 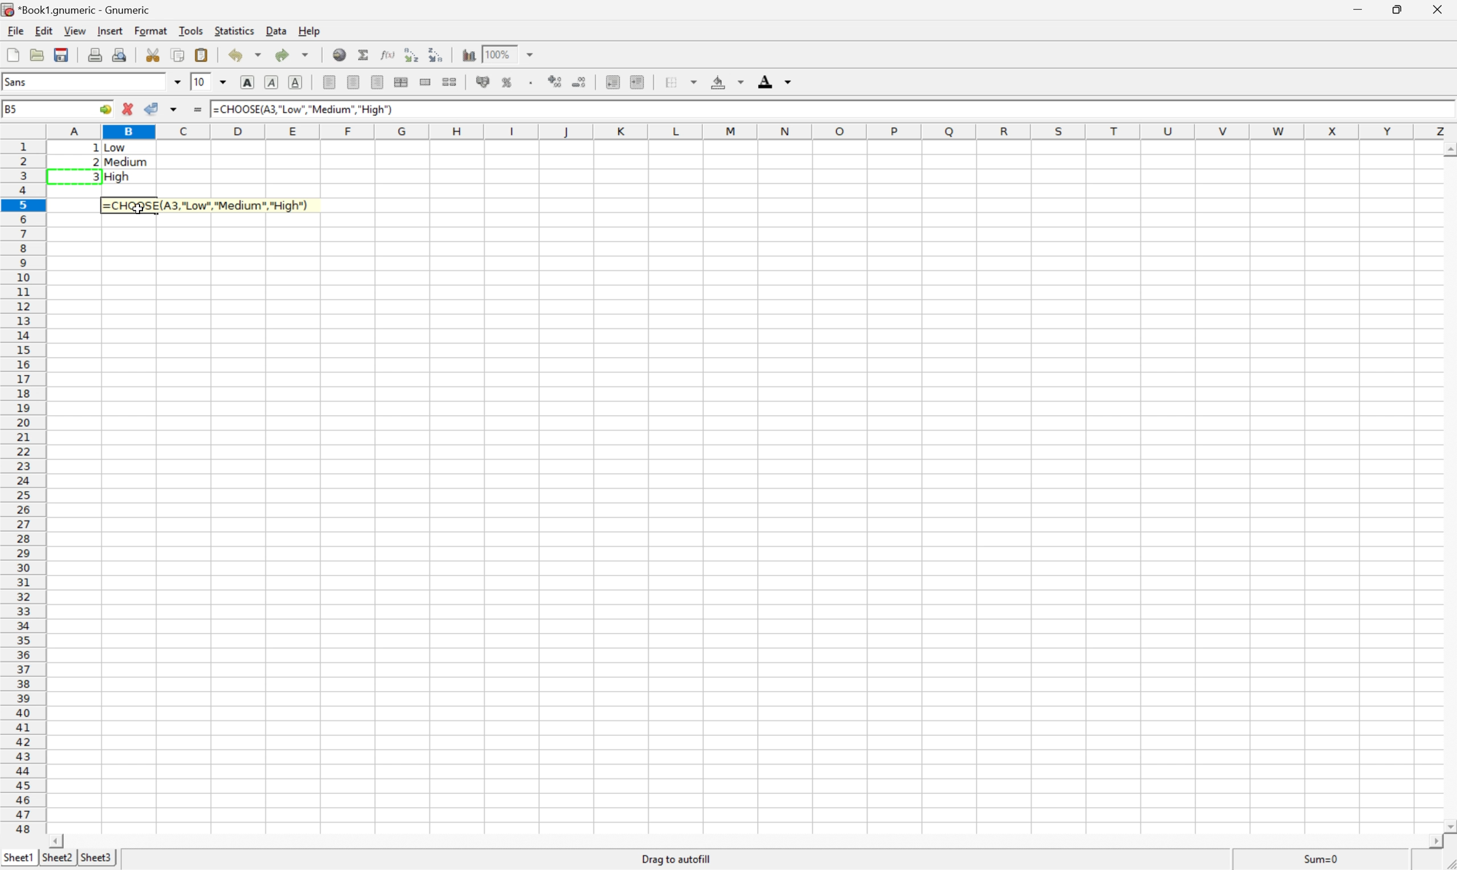 I want to click on Sum in current cells, so click(x=364, y=54).